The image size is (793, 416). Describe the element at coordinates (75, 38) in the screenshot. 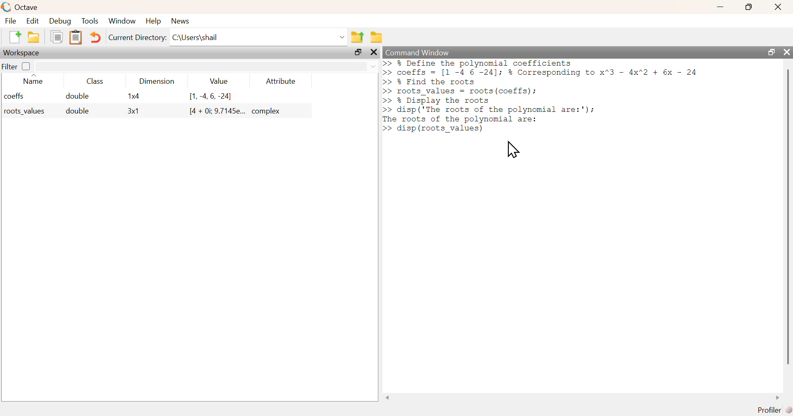

I see `Clipboard` at that location.